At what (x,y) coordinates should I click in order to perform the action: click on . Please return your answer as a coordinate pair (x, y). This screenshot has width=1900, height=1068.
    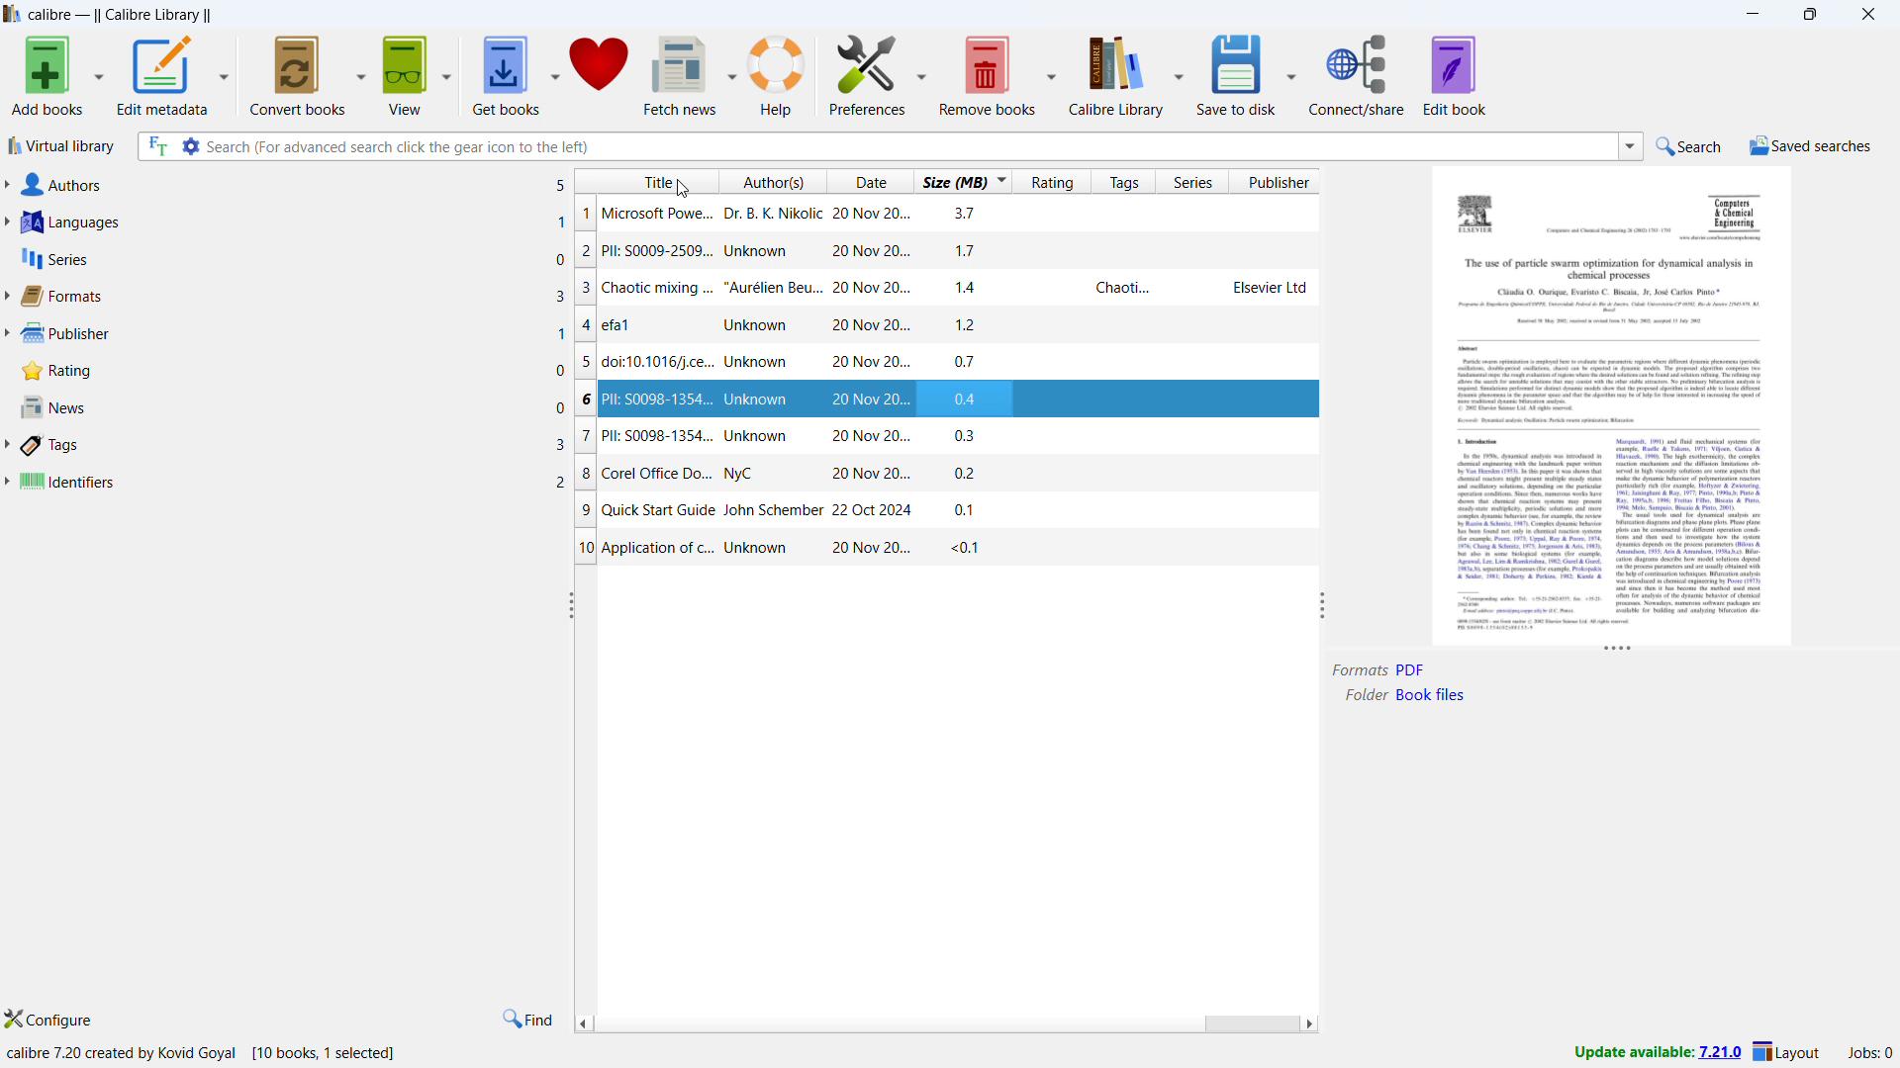
    Looking at the image, I should click on (1612, 230).